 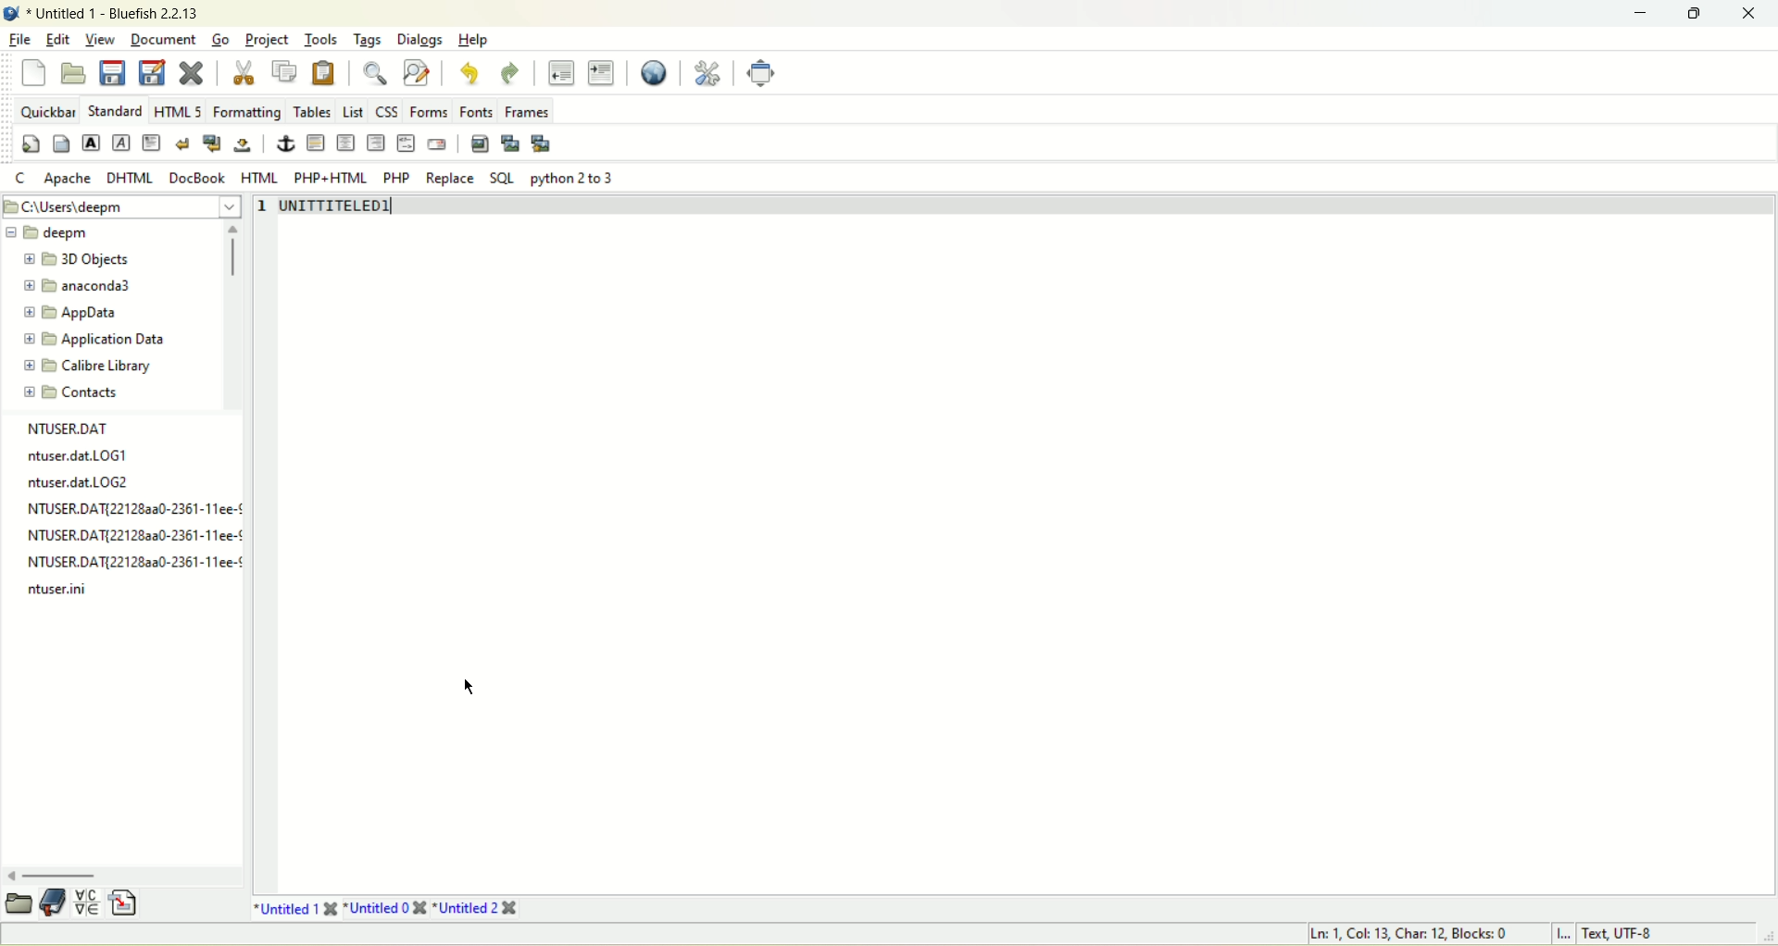 I want to click on bluefish logo, so click(x=13, y=12).